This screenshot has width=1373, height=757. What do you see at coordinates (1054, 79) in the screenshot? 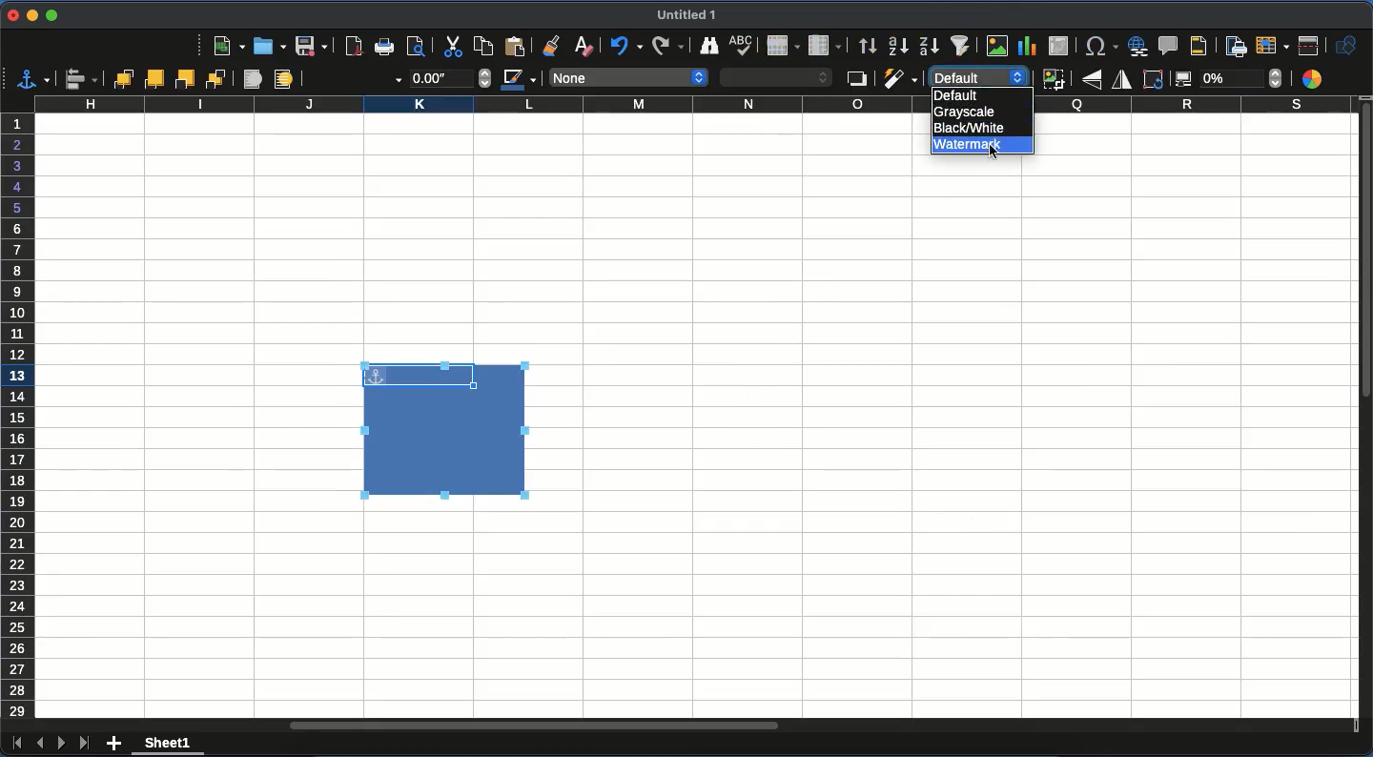
I see `crop image` at bounding box center [1054, 79].